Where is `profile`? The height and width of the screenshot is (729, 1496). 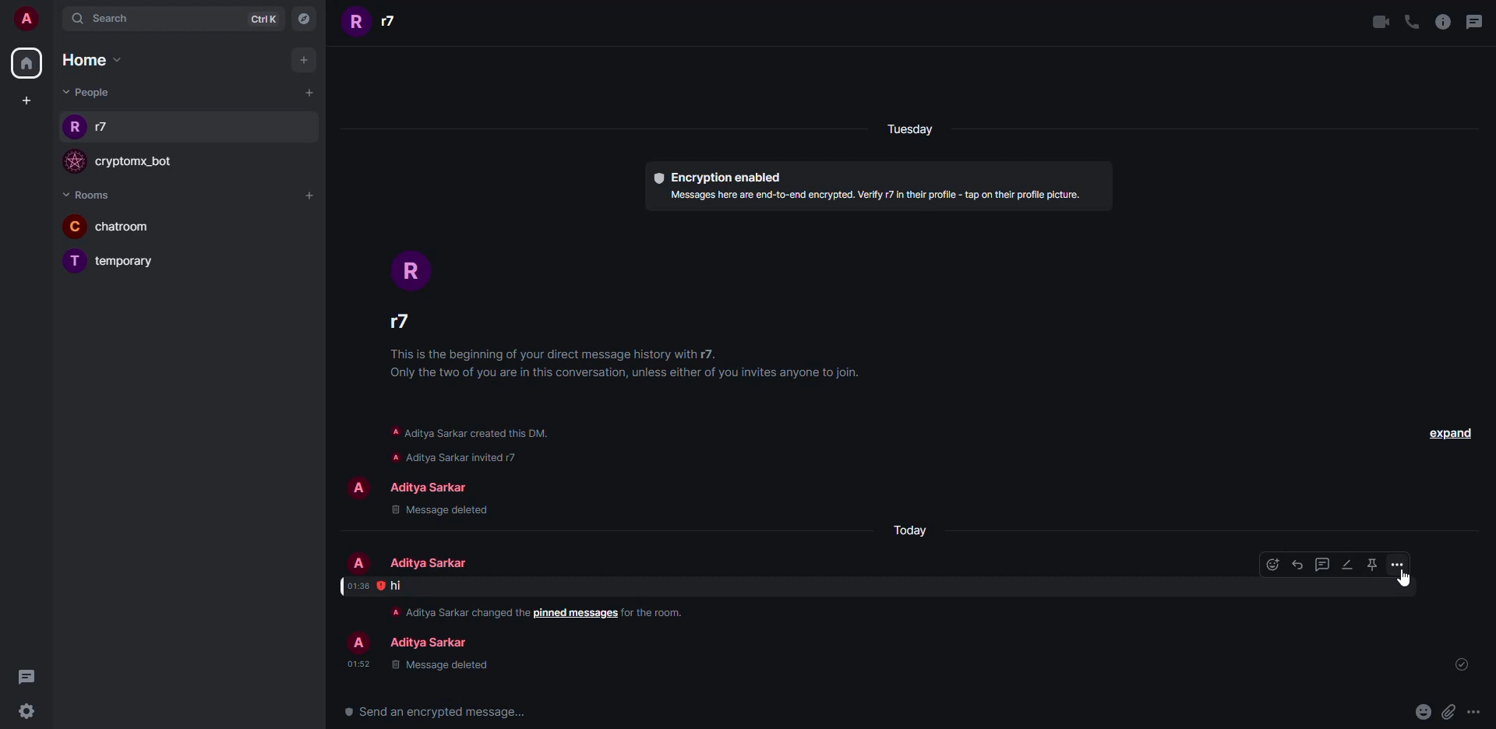 profile is located at coordinates (411, 271).